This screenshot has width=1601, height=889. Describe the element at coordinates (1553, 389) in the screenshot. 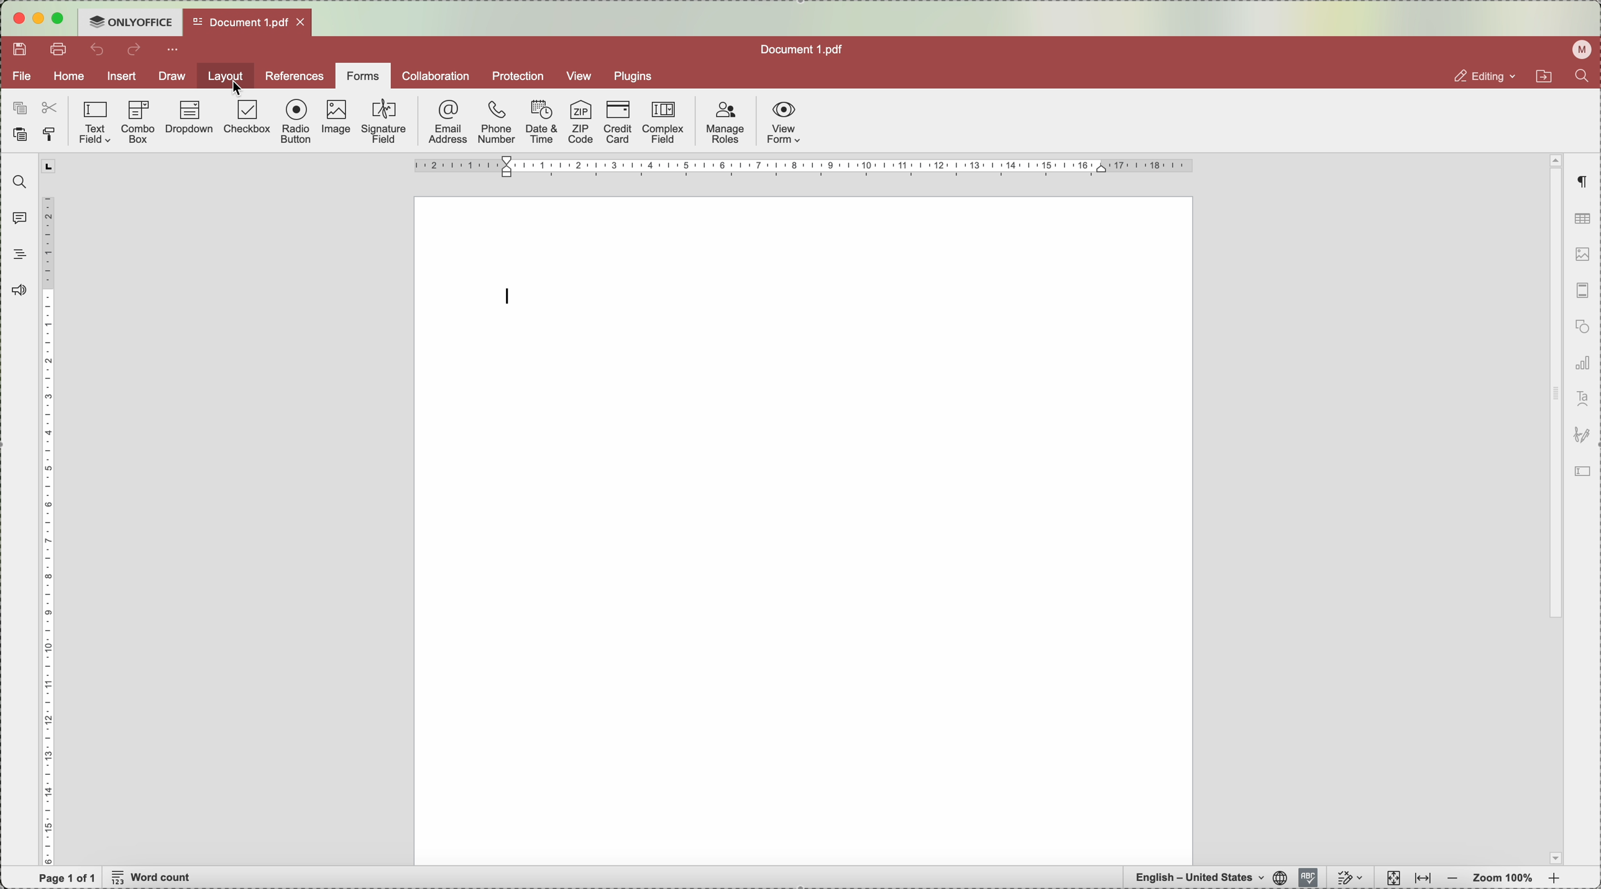

I see `scroll bar` at that location.